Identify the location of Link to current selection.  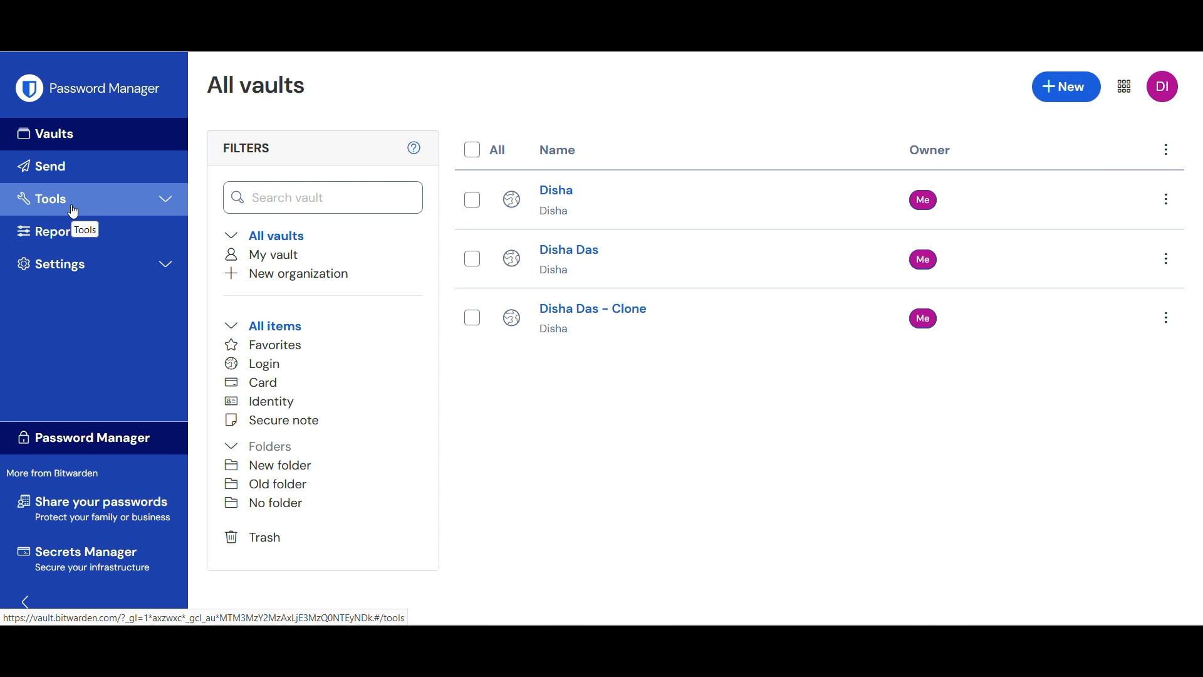
(206, 617).